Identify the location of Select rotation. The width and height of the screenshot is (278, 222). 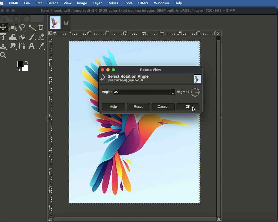
(125, 79).